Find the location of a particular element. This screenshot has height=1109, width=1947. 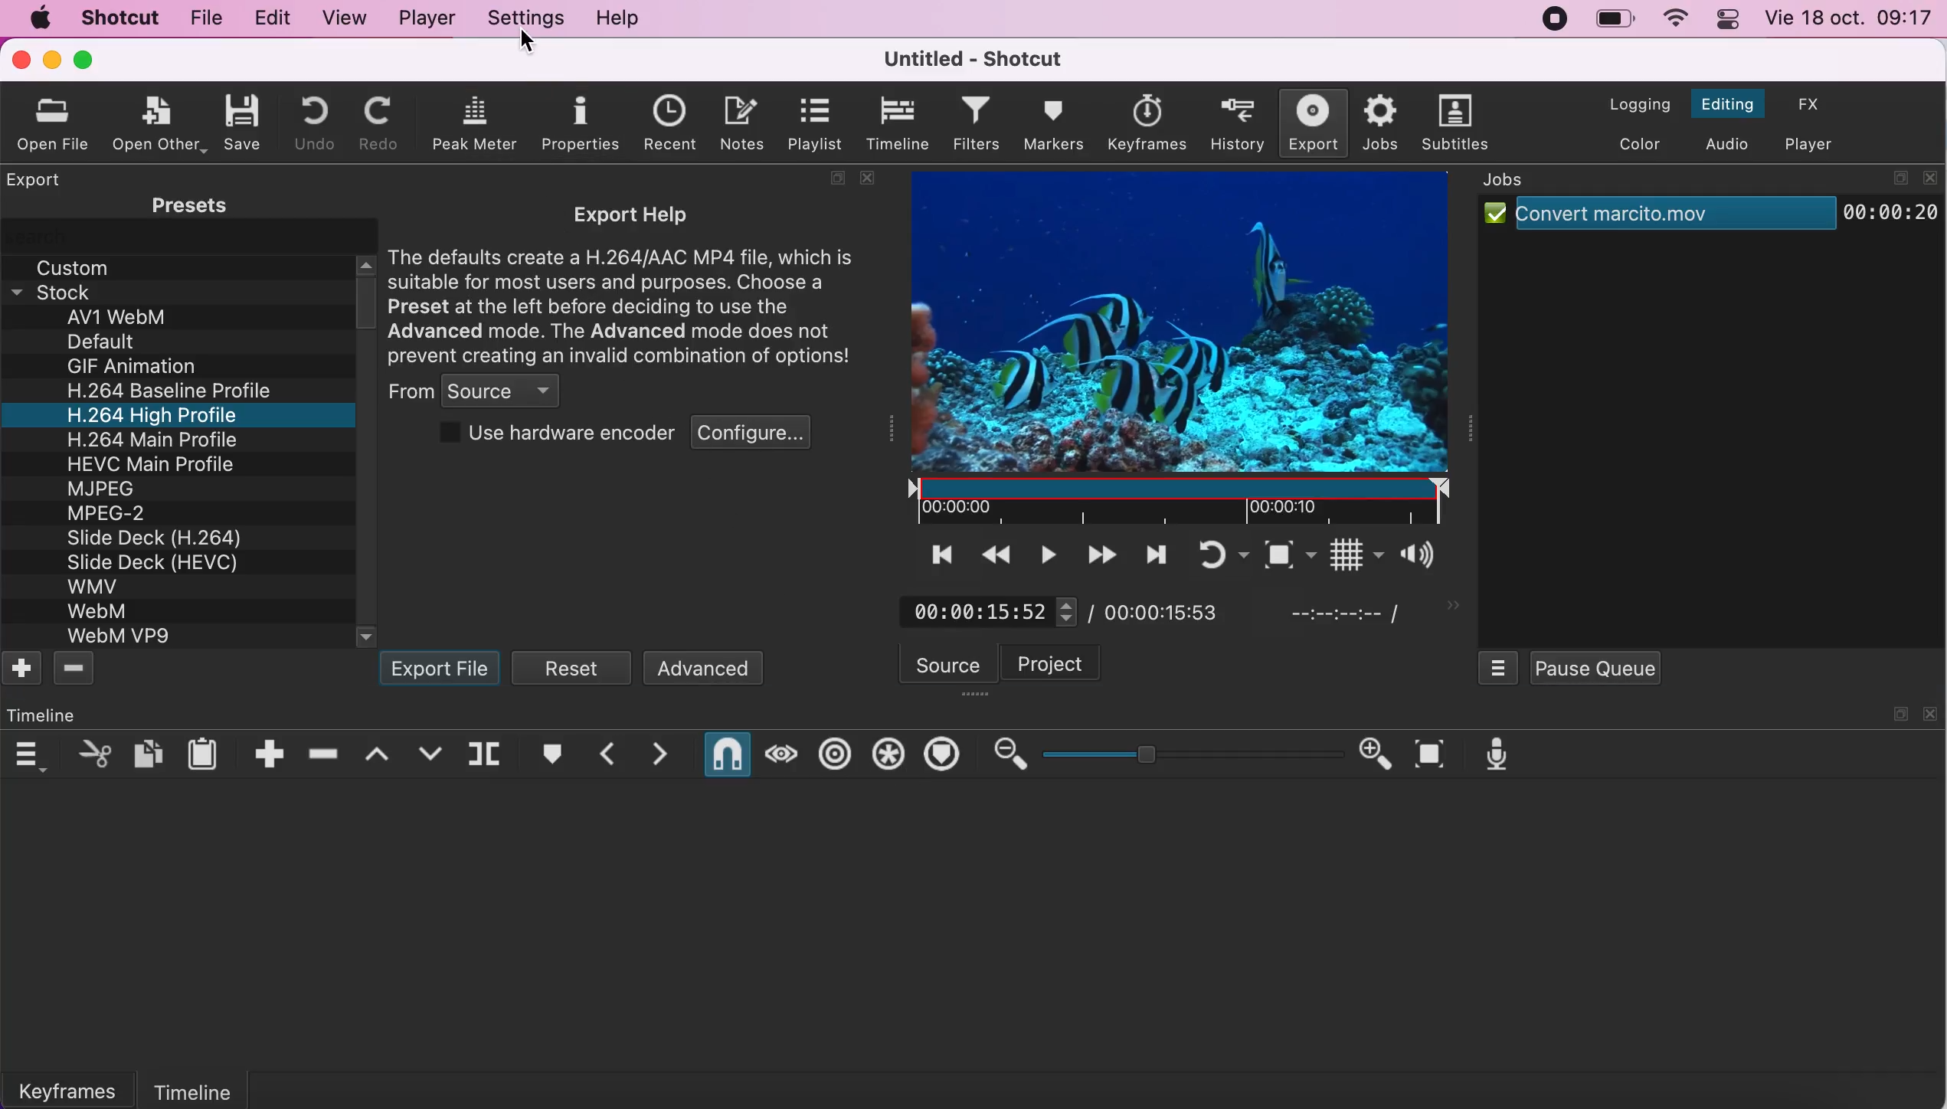

toggle player looping is located at coordinates (1206, 554).